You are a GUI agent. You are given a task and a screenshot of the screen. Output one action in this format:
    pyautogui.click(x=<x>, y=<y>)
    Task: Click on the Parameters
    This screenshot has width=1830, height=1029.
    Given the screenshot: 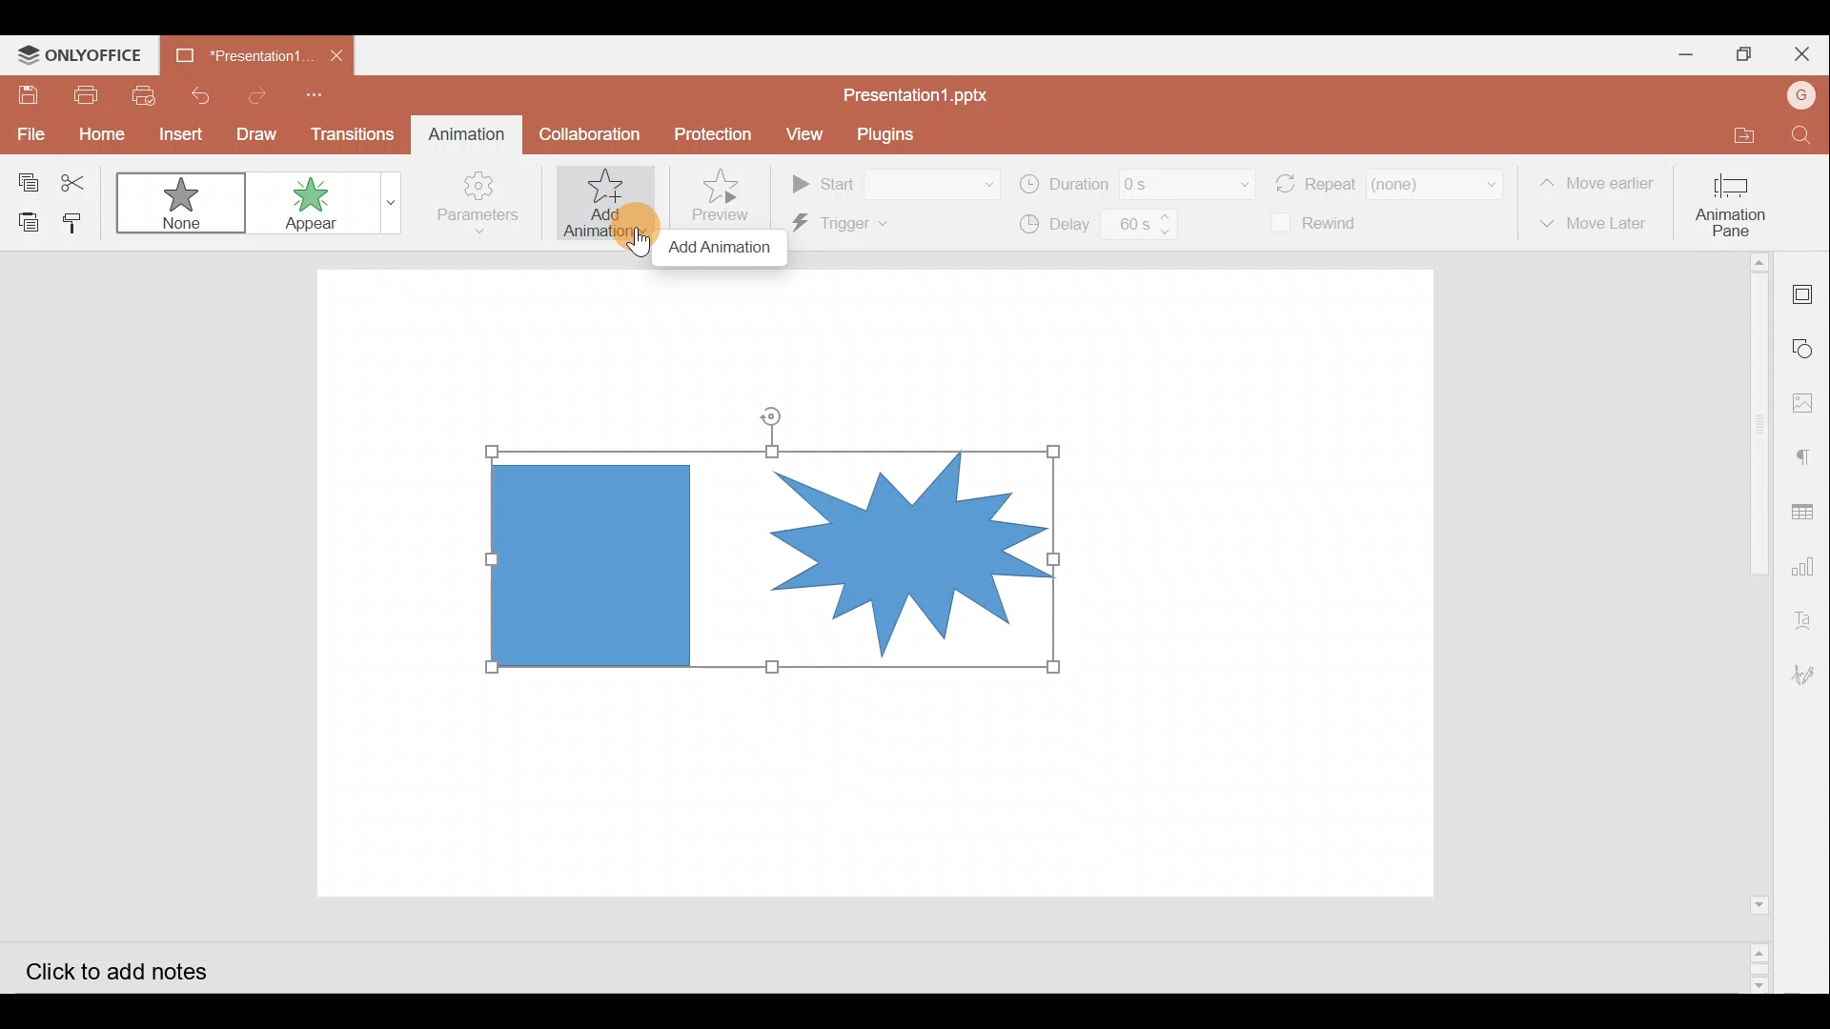 What is the action you would take?
    pyautogui.click(x=475, y=208)
    